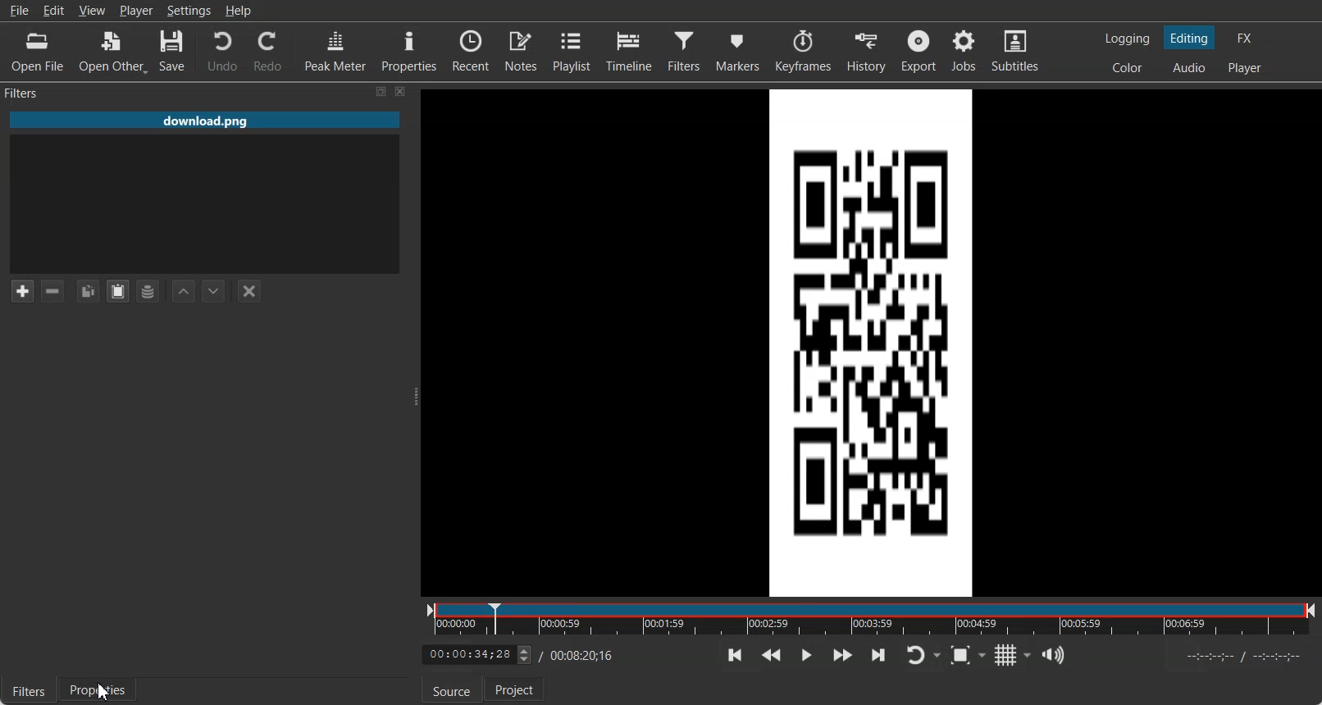  I want to click on Source, so click(452, 689).